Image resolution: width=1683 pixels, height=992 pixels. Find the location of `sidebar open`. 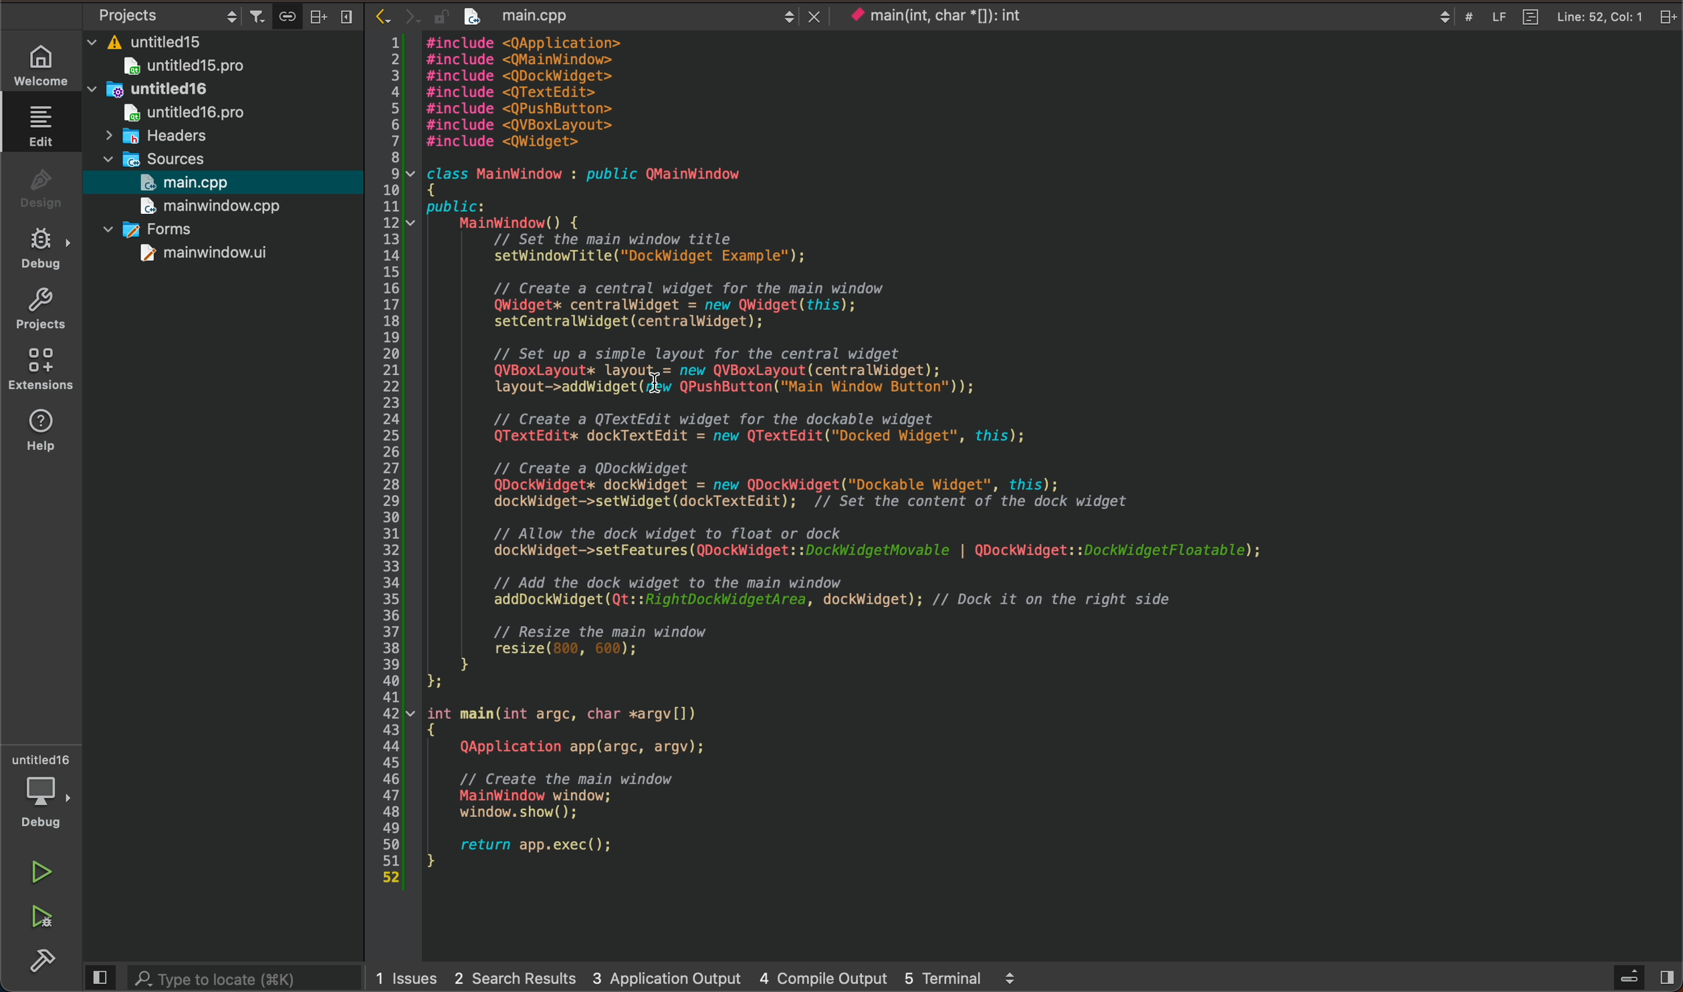

sidebar open is located at coordinates (1640, 978).